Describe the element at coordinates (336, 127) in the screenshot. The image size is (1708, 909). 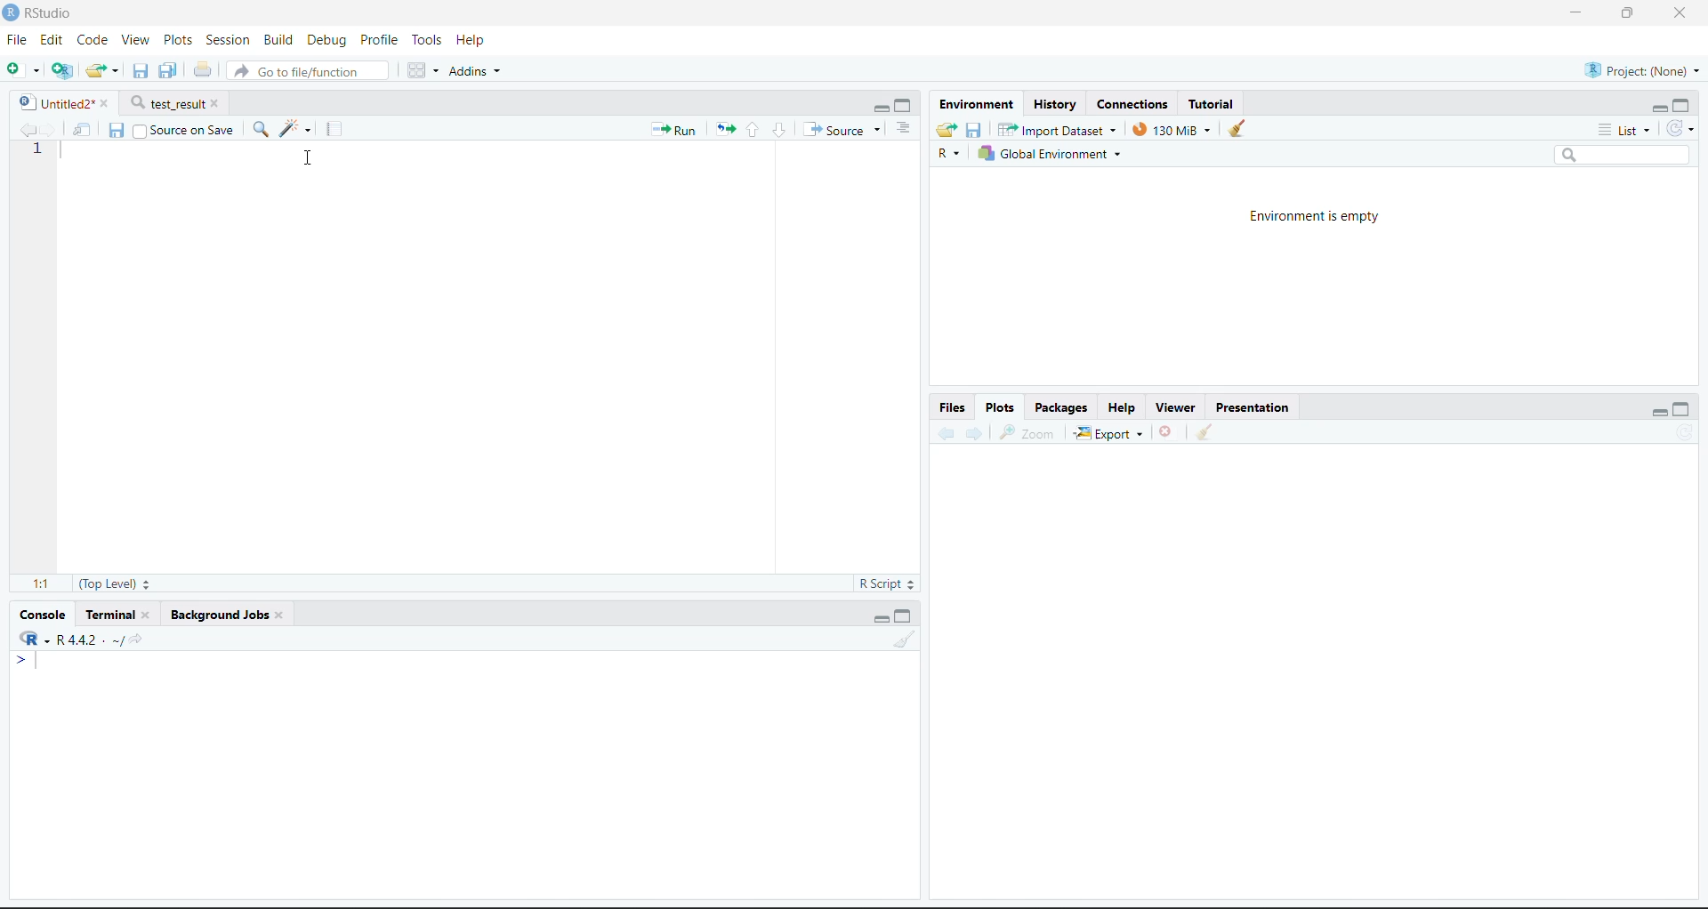
I see `Compile Report (Ctrl + Shift + K)` at that location.